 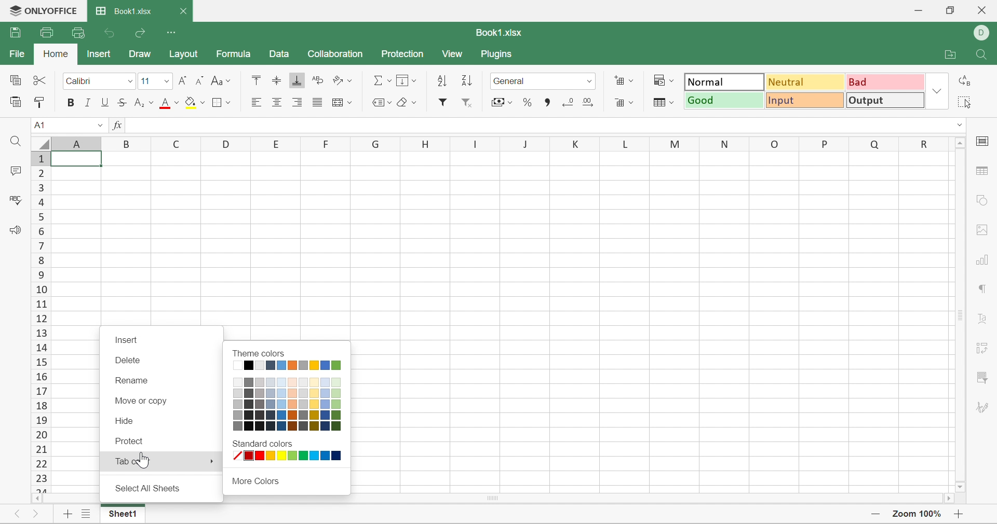 What do you see at coordinates (874, 514) in the screenshot?
I see `Zoom out` at bounding box center [874, 514].